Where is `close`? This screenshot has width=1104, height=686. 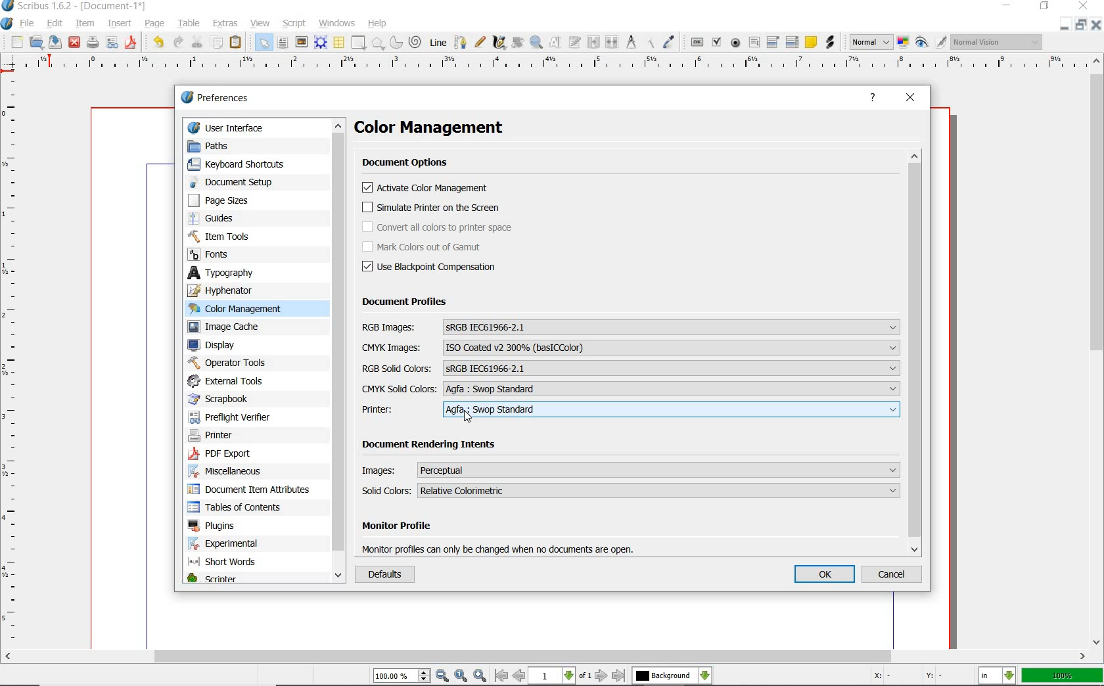
close is located at coordinates (1084, 7).